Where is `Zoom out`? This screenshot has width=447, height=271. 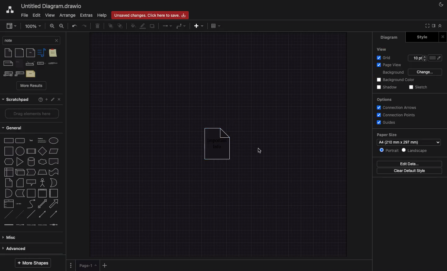 Zoom out is located at coordinates (62, 26).